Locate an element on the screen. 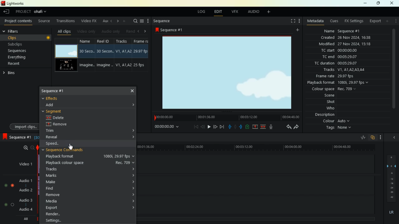  created is located at coordinates (346, 37).